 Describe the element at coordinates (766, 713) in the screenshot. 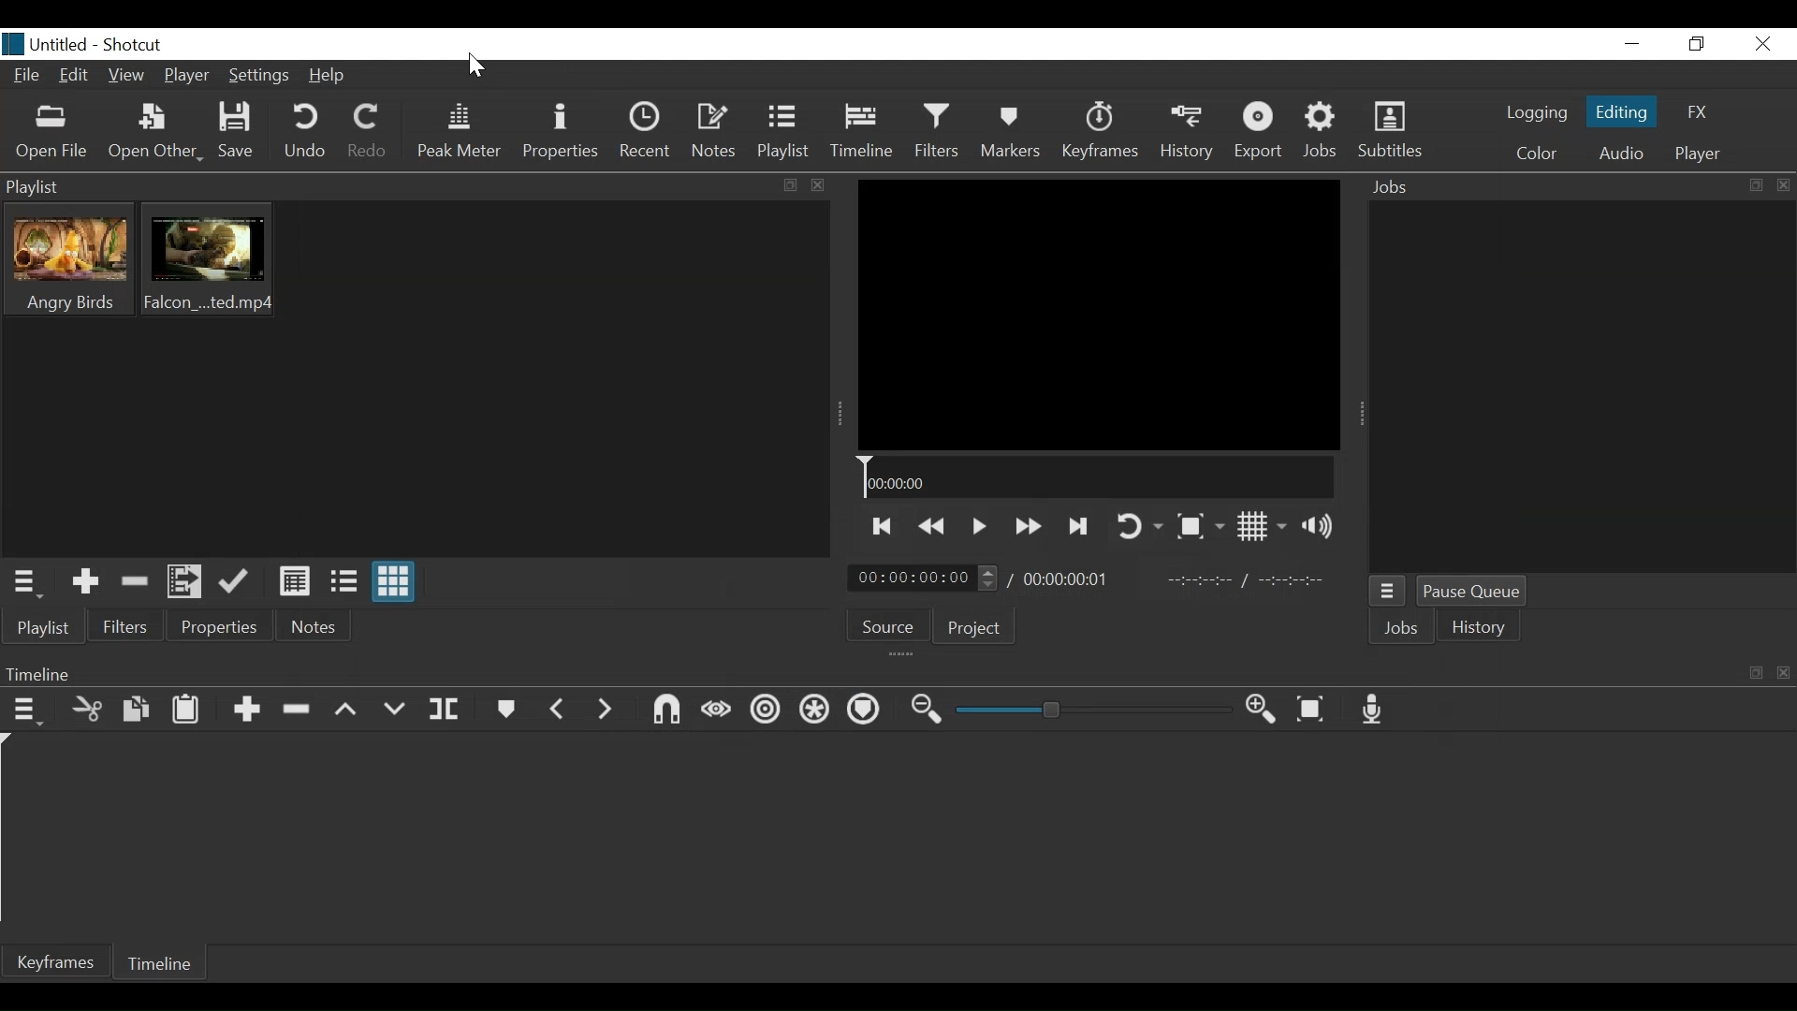

I see `Ripple` at that location.